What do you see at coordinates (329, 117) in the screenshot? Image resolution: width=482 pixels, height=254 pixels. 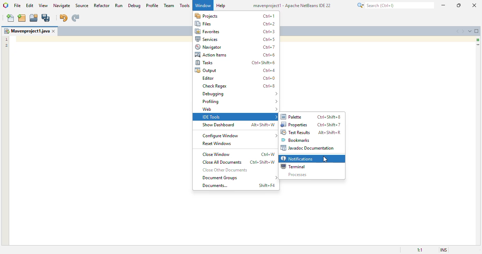 I see `shortcut for palette` at bounding box center [329, 117].